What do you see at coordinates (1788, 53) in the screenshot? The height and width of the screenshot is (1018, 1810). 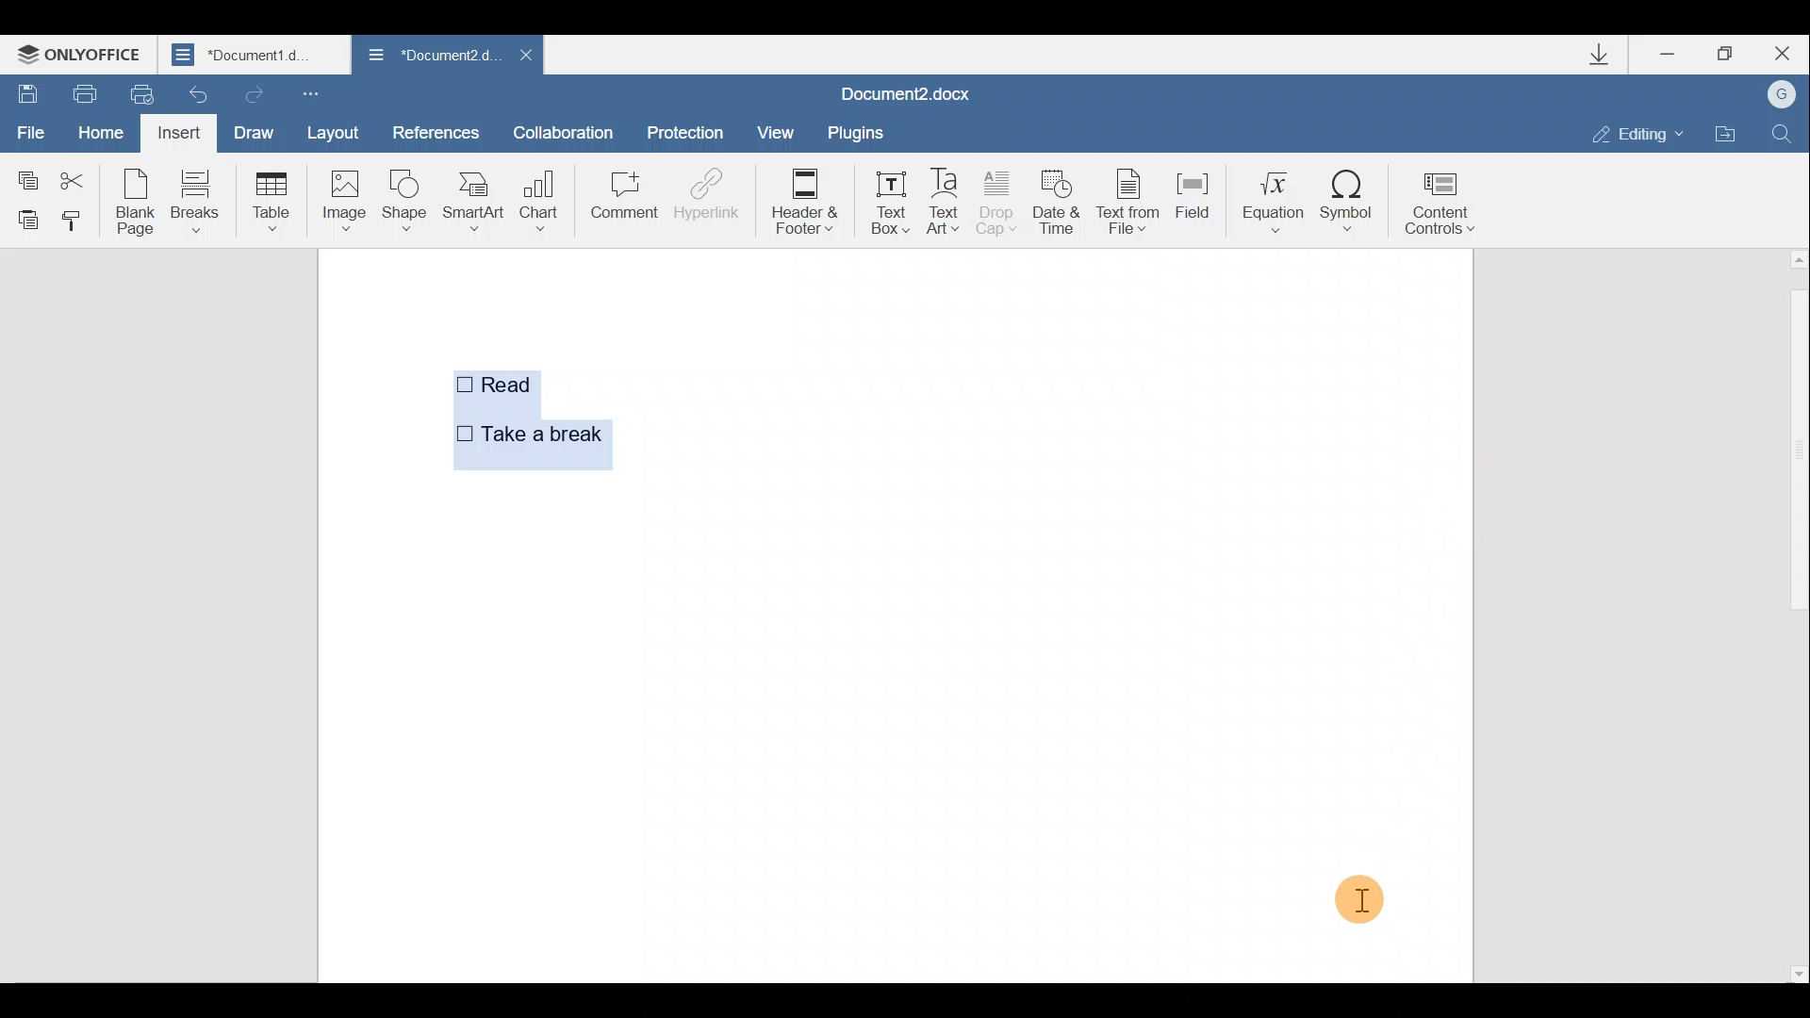 I see `Close` at bounding box center [1788, 53].